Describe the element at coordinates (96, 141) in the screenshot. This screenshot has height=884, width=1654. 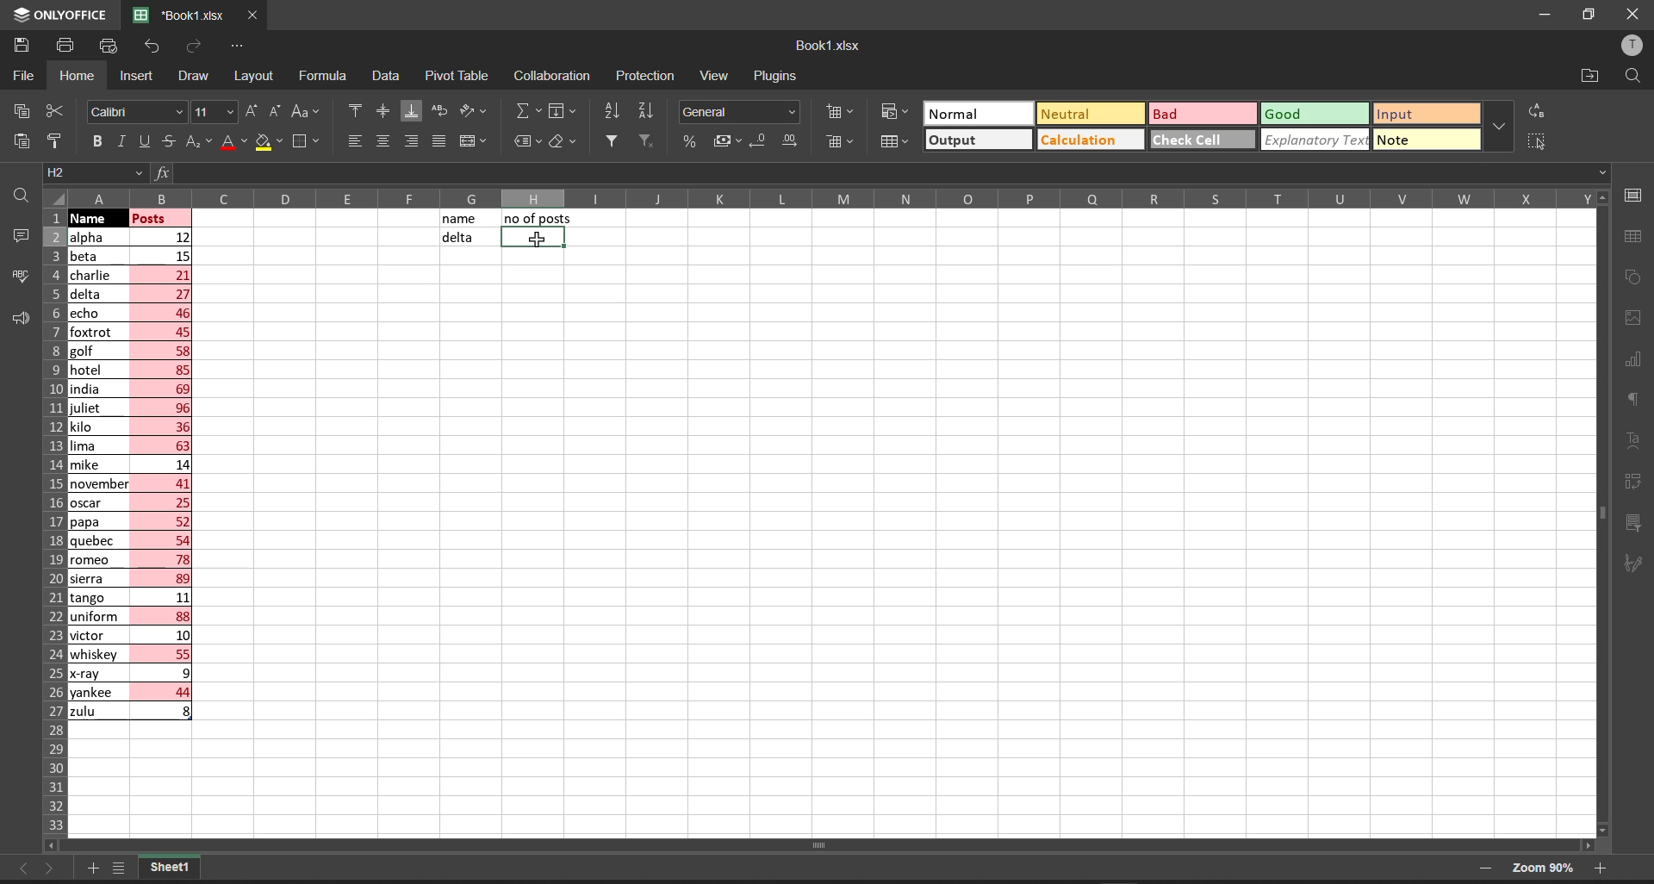
I see `bold` at that location.